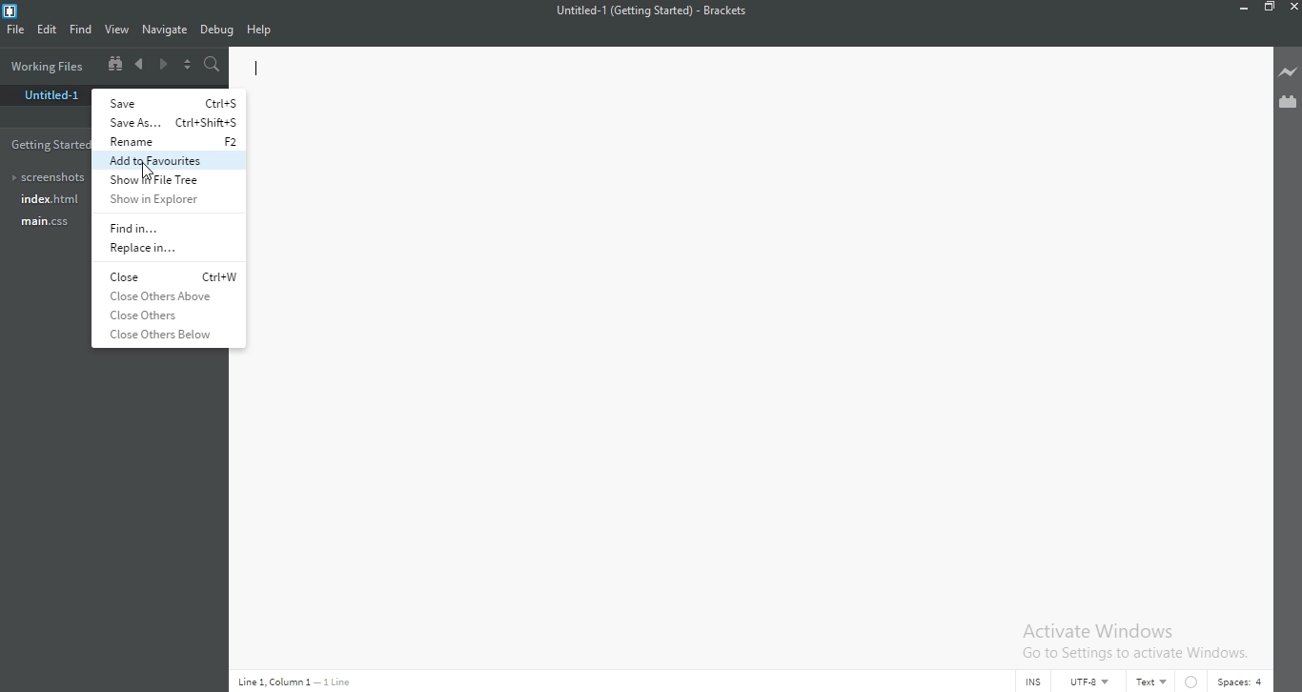 The width and height of the screenshot is (1302, 692). What do you see at coordinates (47, 67) in the screenshot?
I see `Working files` at bounding box center [47, 67].